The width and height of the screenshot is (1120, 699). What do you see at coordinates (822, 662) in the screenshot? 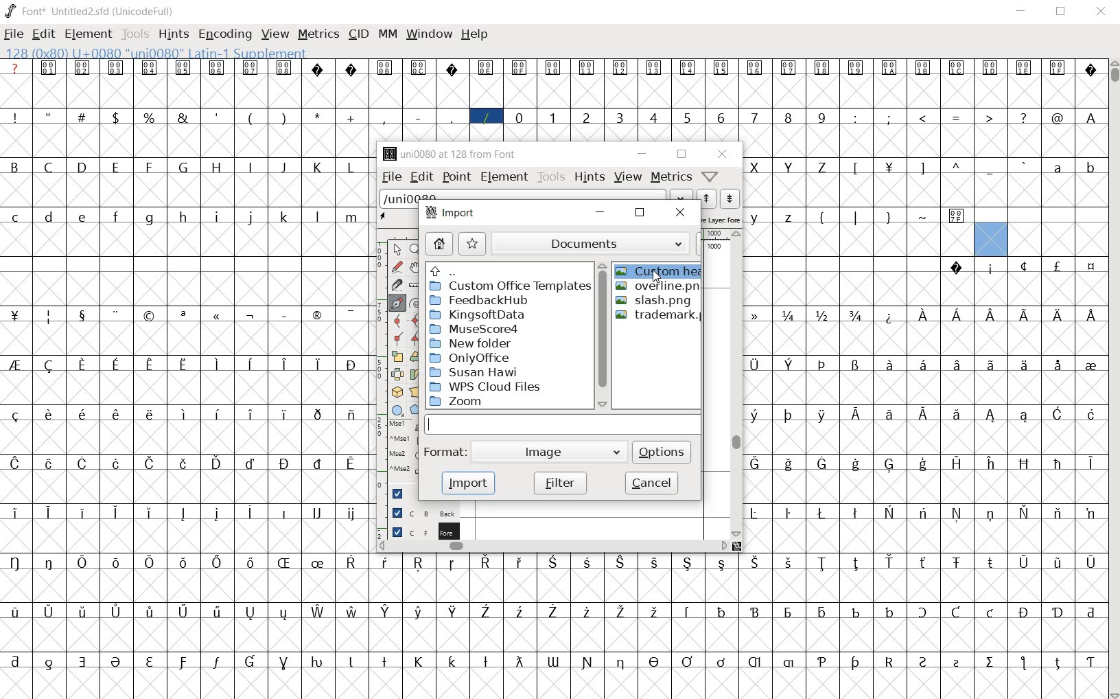
I see `glyph` at bounding box center [822, 662].